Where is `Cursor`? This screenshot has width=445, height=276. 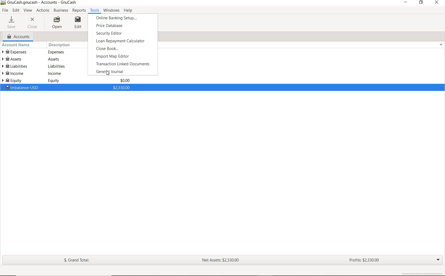 Cursor is located at coordinates (108, 73).